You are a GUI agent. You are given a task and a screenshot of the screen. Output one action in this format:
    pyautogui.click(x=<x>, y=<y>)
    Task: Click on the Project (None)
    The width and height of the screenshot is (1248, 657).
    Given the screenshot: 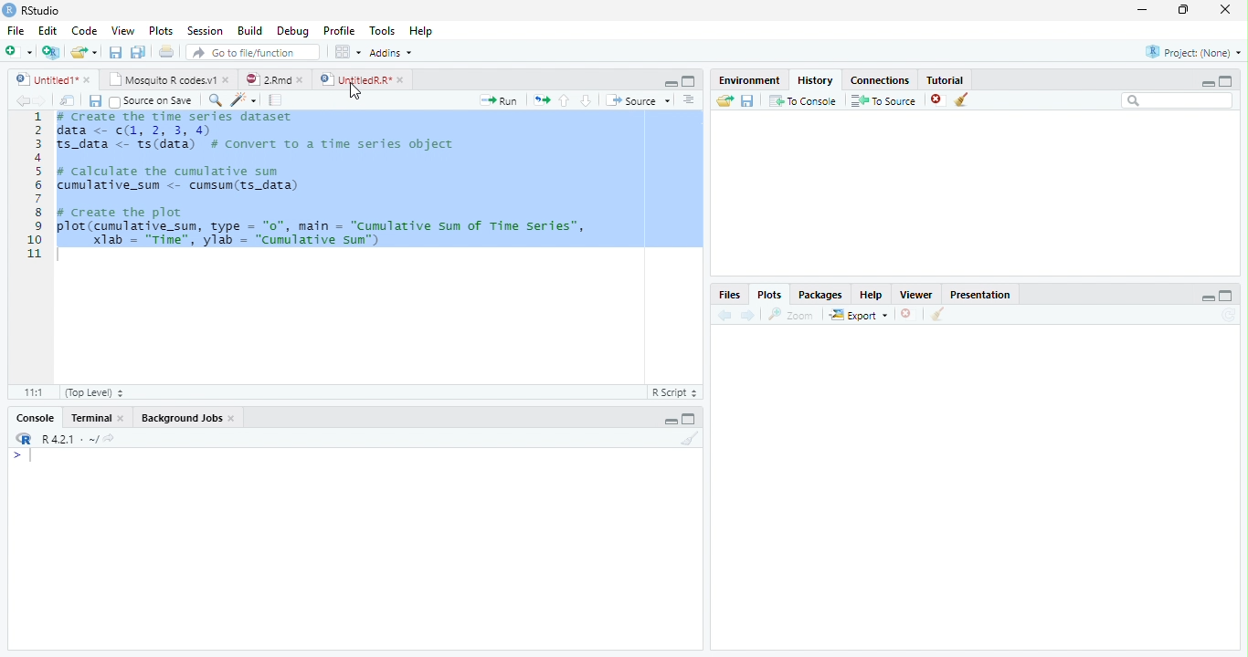 What is the action you would take?
    pyautogui.click(x=1194, y=52)
    